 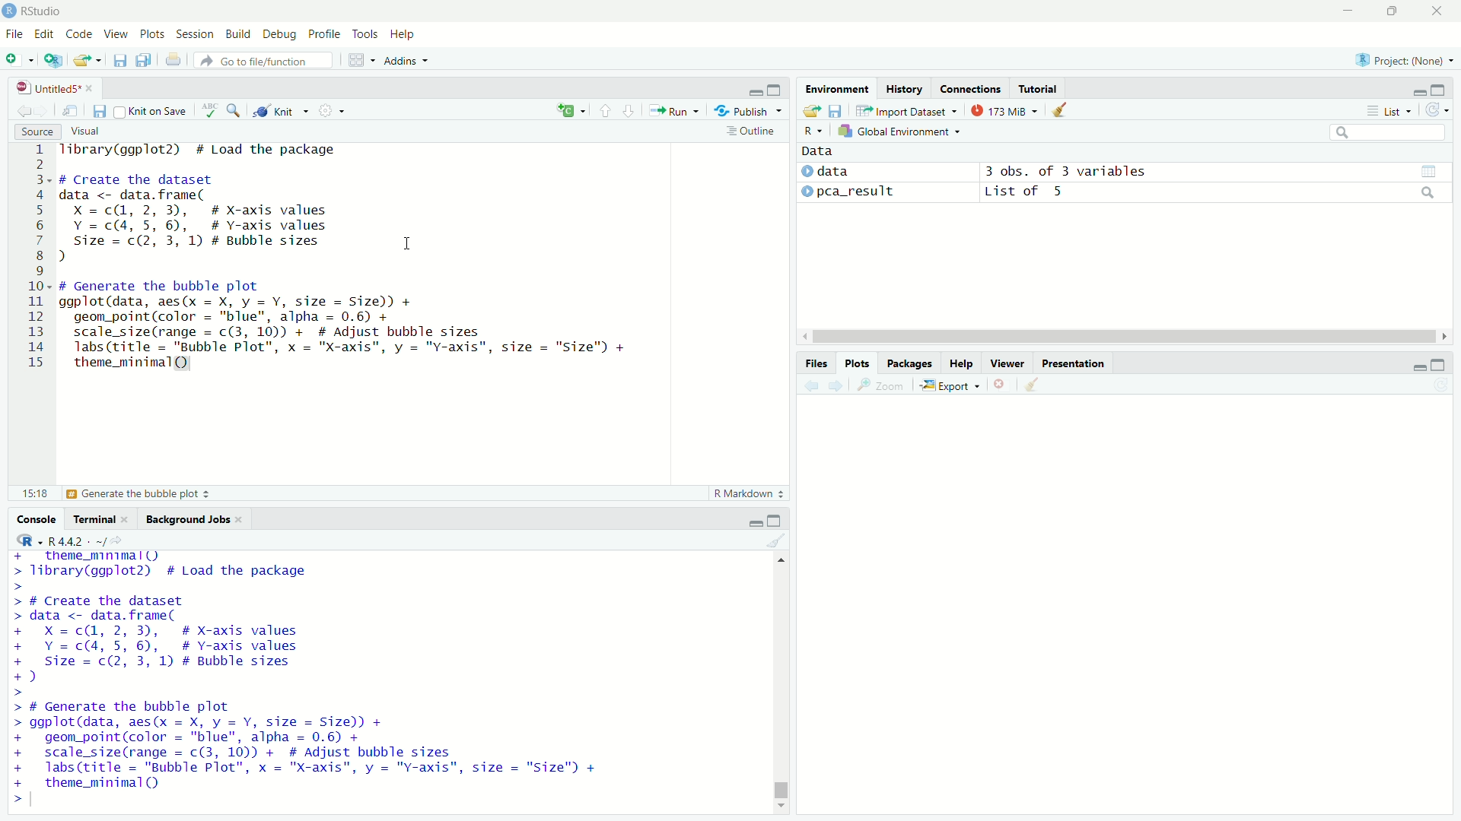 What do you see at coordinates (119, 35) in the screenshot?
I see `View` at bounding box center [119, 35].